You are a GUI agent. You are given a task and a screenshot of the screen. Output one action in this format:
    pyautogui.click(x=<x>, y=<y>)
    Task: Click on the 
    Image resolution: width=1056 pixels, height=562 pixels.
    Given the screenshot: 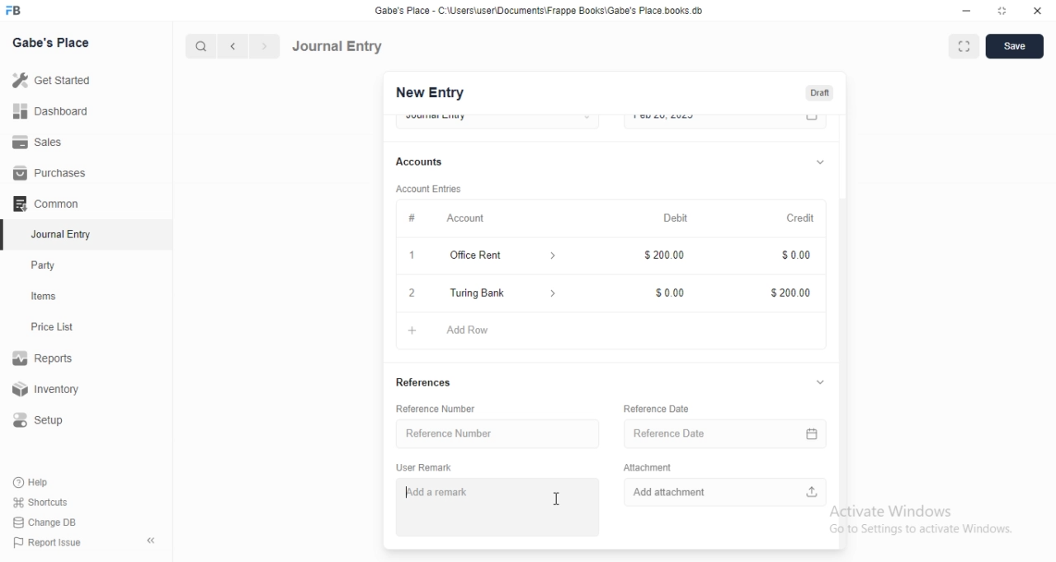 What is the action you would take?
    pyautogui.click(x=791, y=255)
    